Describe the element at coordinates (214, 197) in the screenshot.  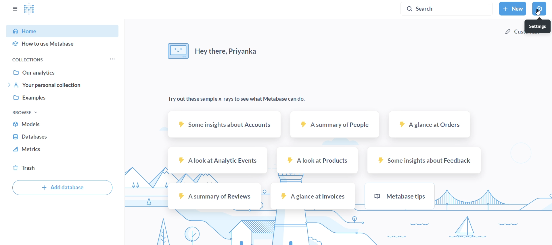
I see `a summary of reviews` at that location.